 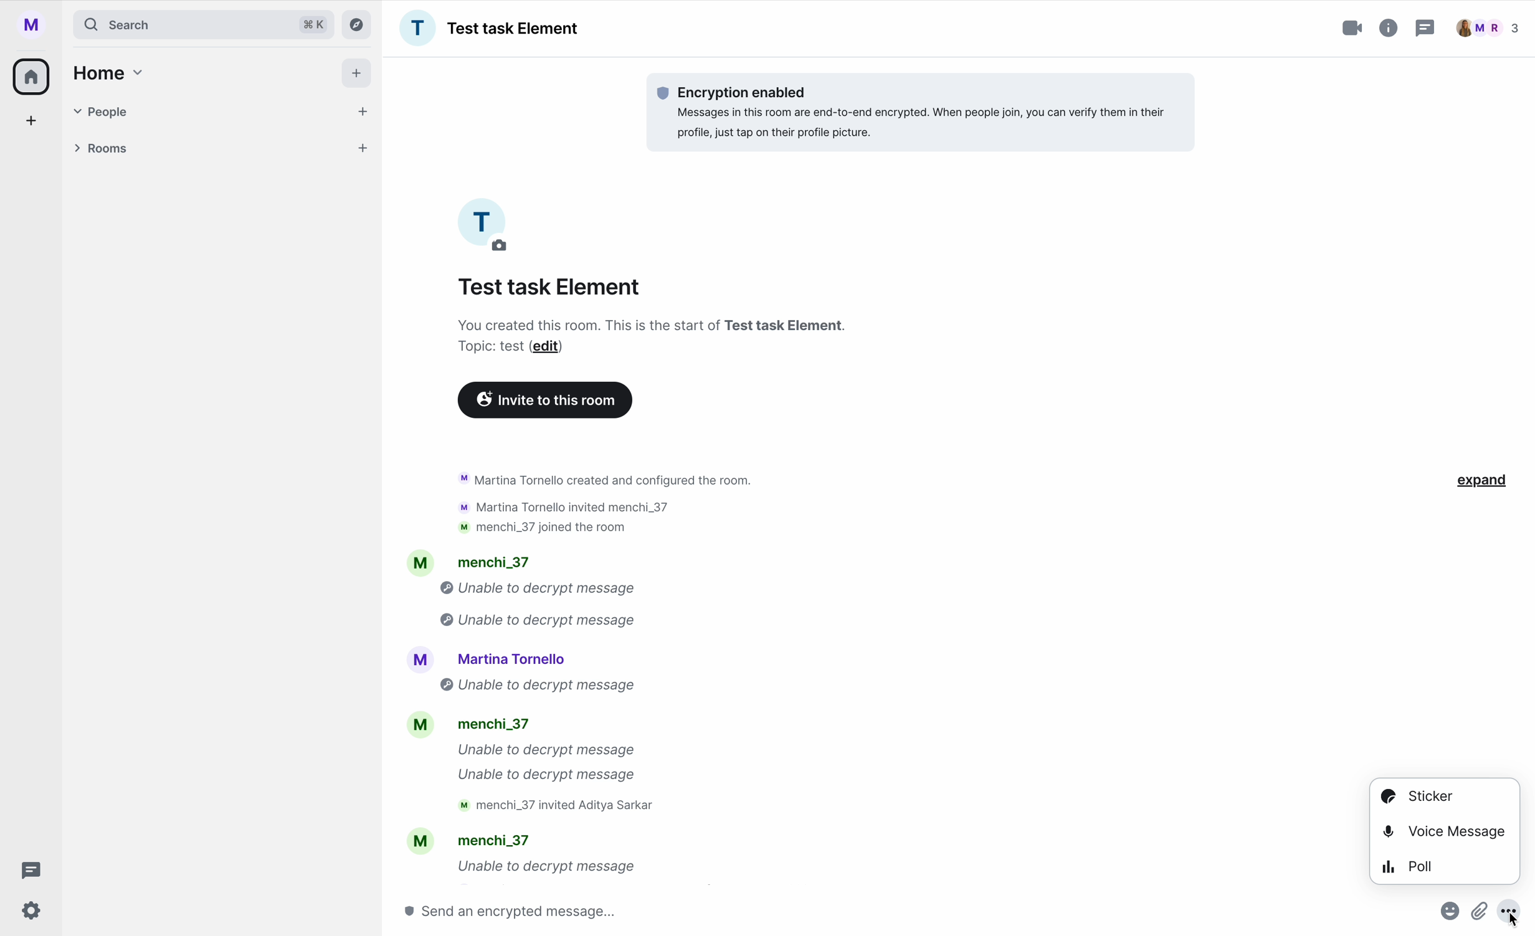 What do you see at coordinates (578, 673) in the screenshot?
I see `activity chat` at bounding box center [578, 673].